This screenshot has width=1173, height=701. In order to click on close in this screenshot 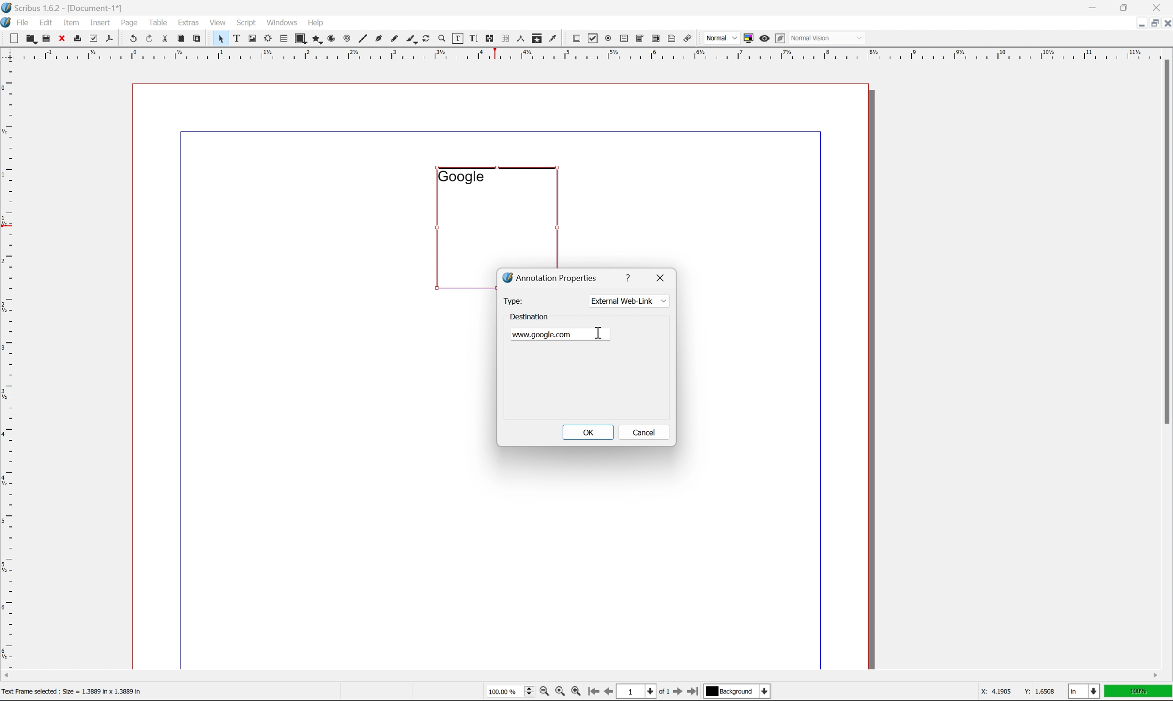, I will do `click(1165, 23)`.